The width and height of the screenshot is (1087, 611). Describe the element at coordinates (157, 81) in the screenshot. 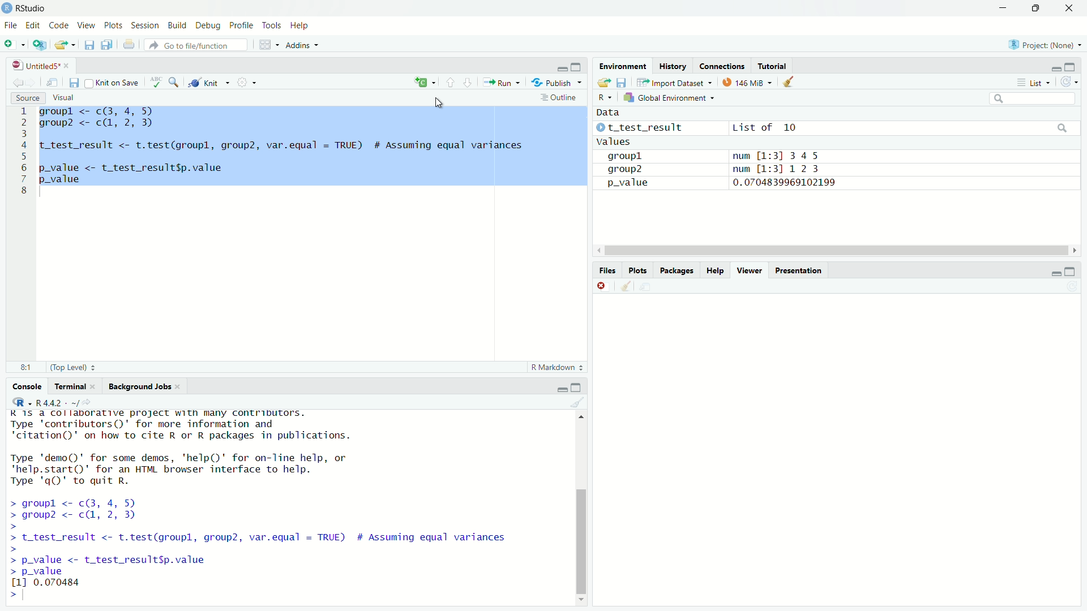

I see `check` at that location.